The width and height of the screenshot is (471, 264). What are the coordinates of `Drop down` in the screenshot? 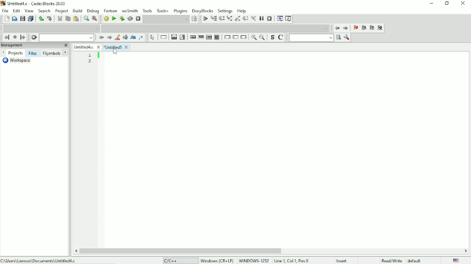 It's located at (51, 28).